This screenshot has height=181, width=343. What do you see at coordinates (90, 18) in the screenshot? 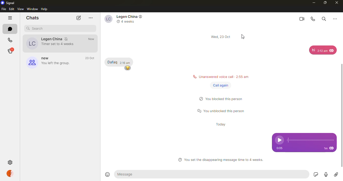
I see `more` at bounding box center [90, 18].